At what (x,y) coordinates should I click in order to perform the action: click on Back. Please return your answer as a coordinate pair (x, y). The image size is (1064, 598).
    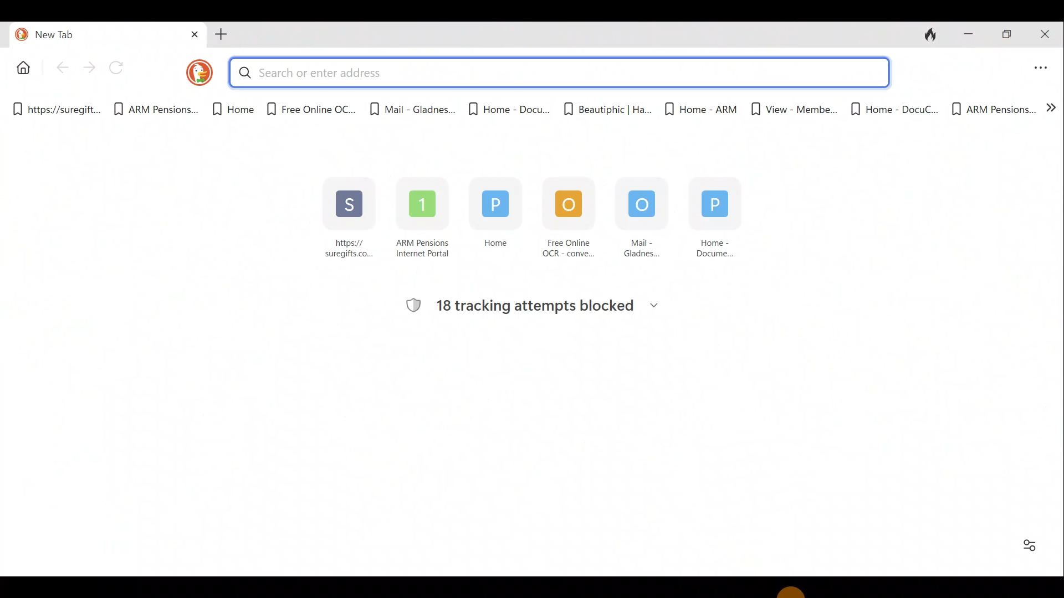
    Looking at the image, I should click on (62, 70).